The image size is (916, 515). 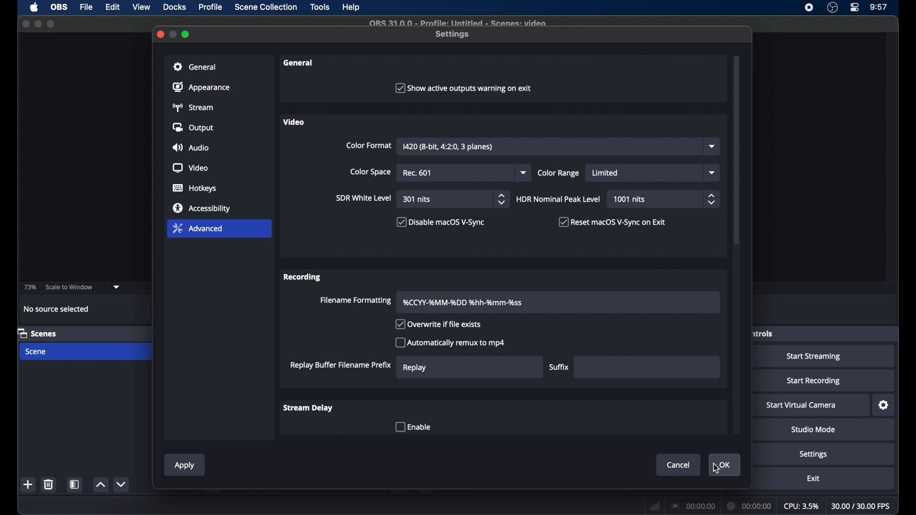 I want to click on decrement, so click(x=122, y=484).